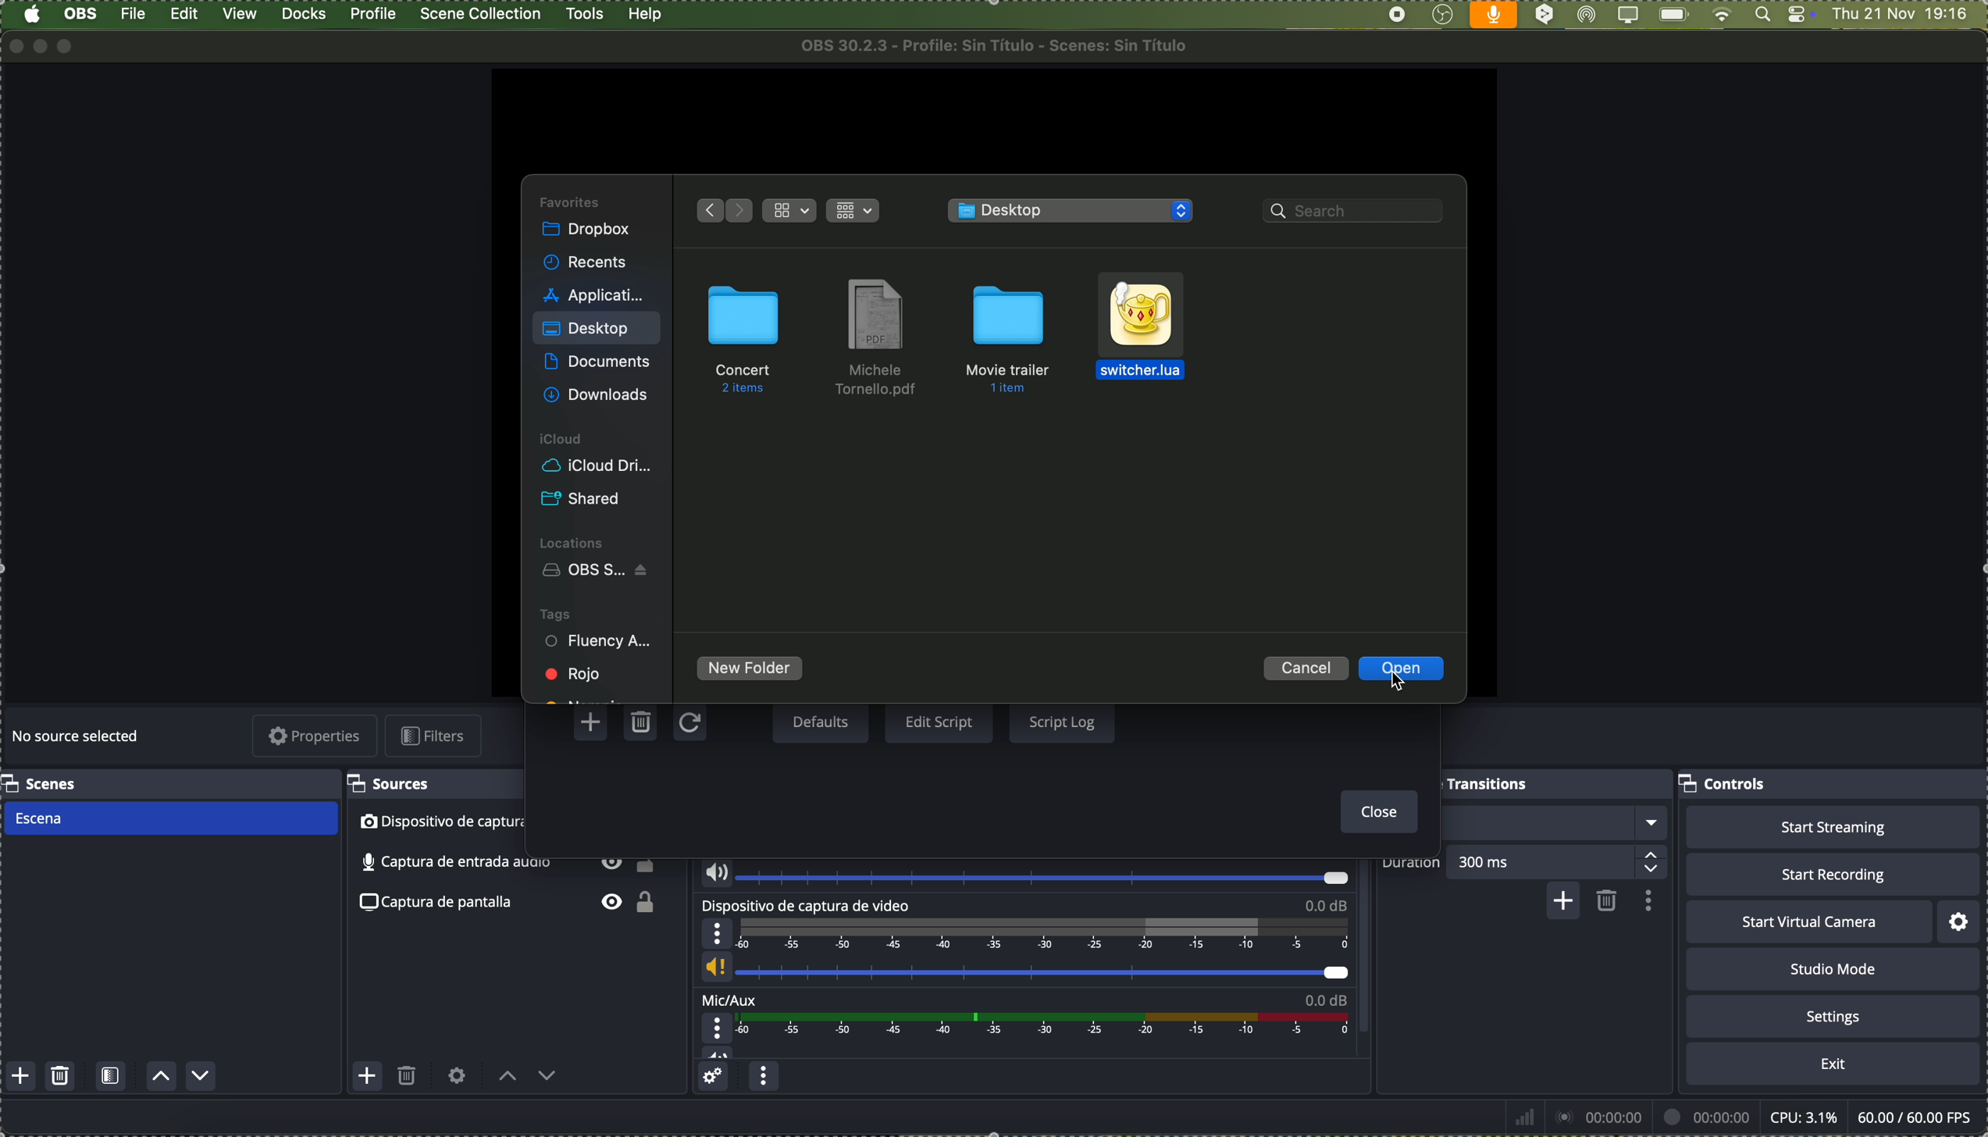 The height and width of the screenshot is (1137, 1988). What do you see at coordinates (764, 1078) in the screenshot?
I see `audio mixer menu` at bounding box center [764, 1078].